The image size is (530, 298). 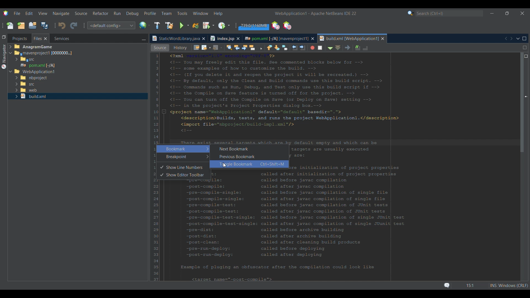 I want to click on Vertical slide bar, so click(x=523, y=168).